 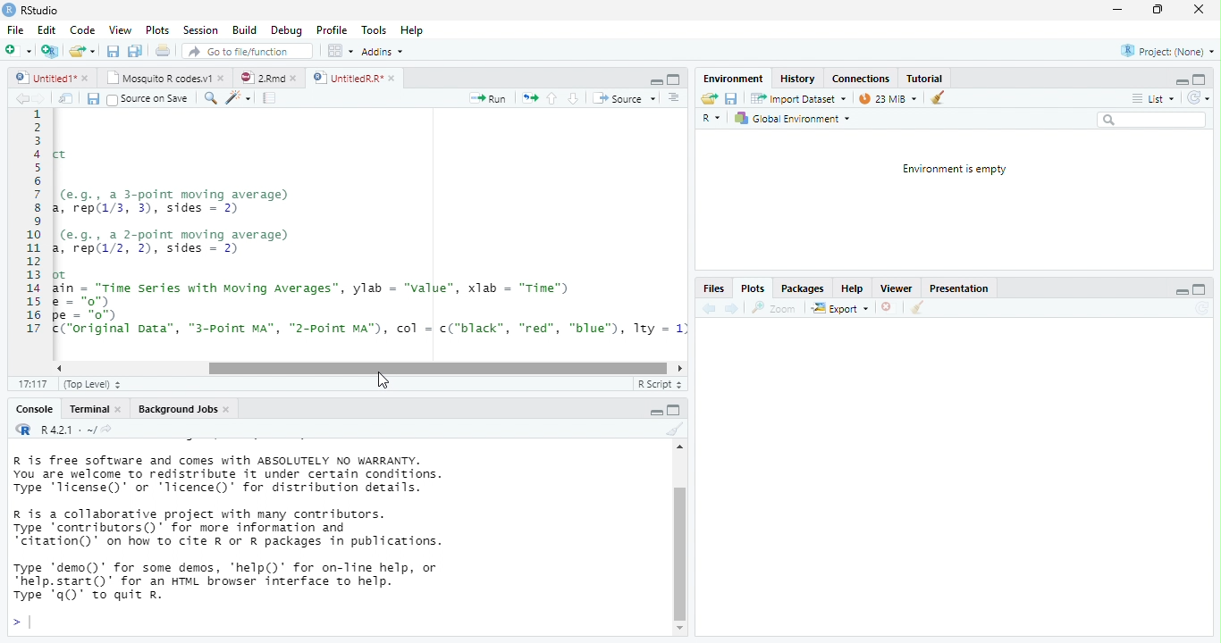 I want to click on zoom, so click(x=777, y=308).